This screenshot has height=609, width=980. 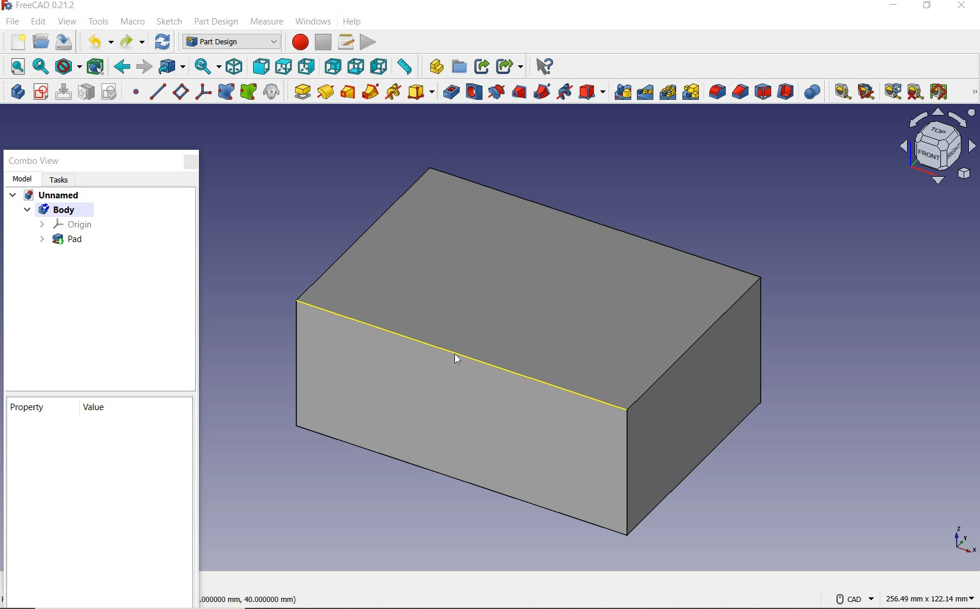 What do you see at coordinates (273, 93) in the screenshot?
I see `create a clone` at bounding box center [273, 93].